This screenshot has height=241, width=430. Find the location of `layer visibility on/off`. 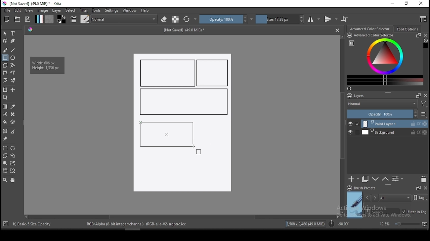

layer visibility on/off is located at coordinates (354, 124).